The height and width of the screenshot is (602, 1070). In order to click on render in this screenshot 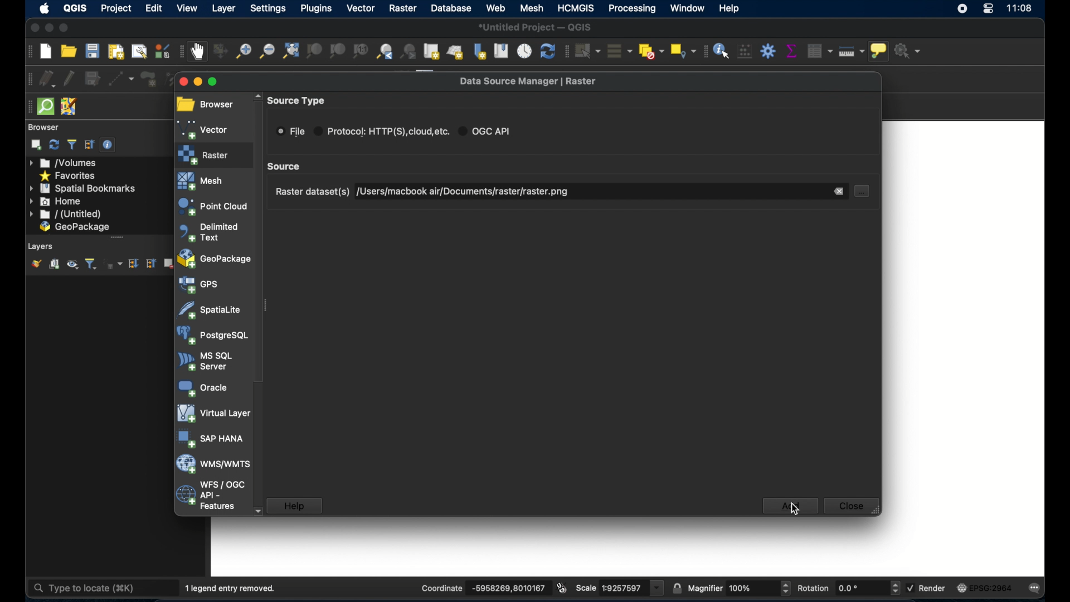, I will do `click(935, 589)`.